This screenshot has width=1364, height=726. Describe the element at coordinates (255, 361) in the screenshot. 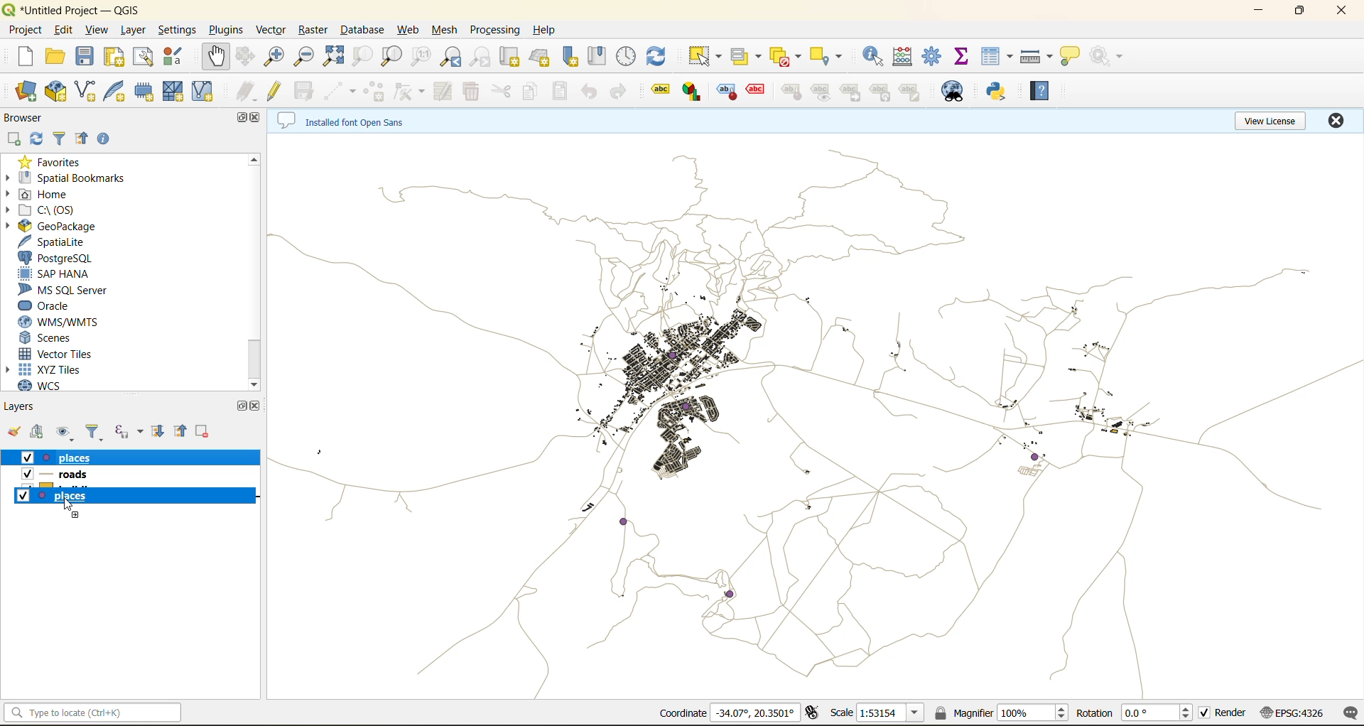

I see `scrollbar` at that location.